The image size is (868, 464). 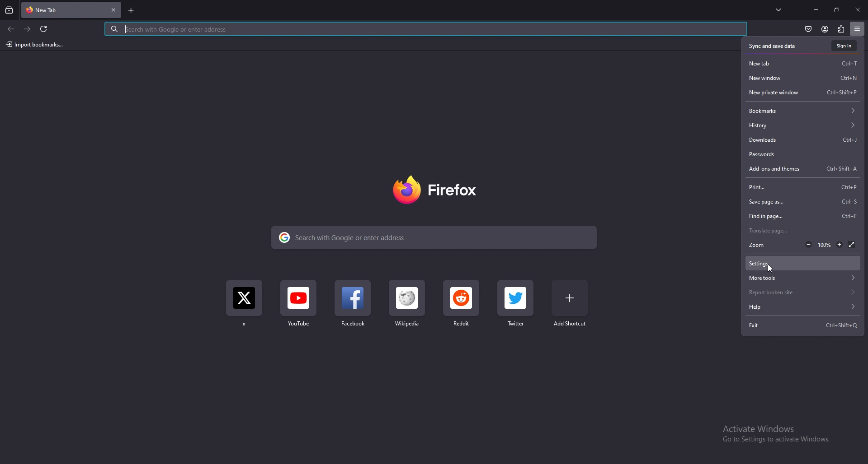 What do you see at coordinates (406, 307) in the screenshot?
I see `wikipedia` at bounding box center [406, 307].